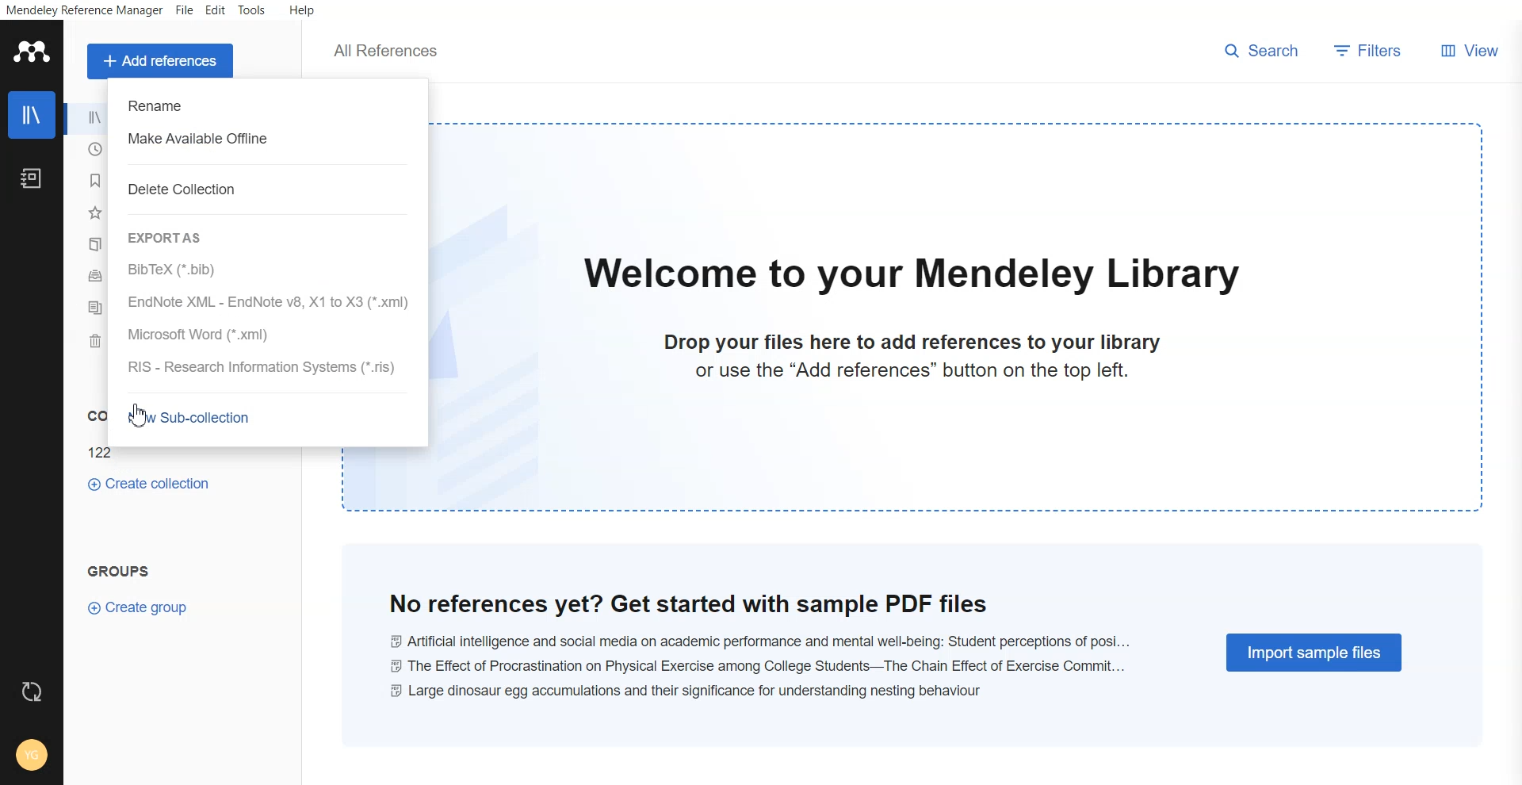  Describe the element at coordinates (1316, 651) in the screenshot. I see `Import simple files` at that location.